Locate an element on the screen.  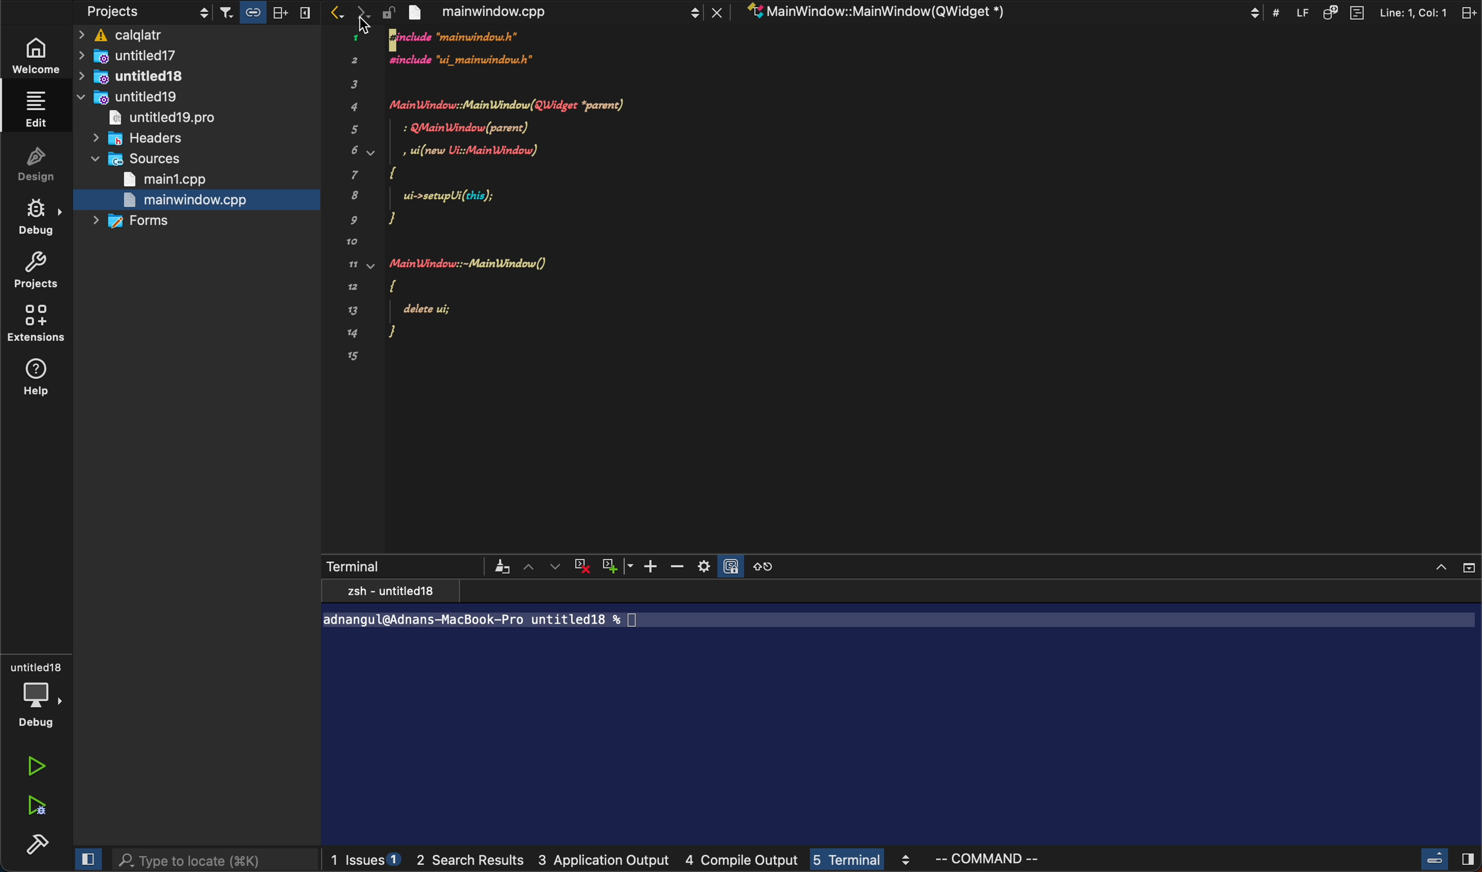
extensions is located at coordinates (36, 321).